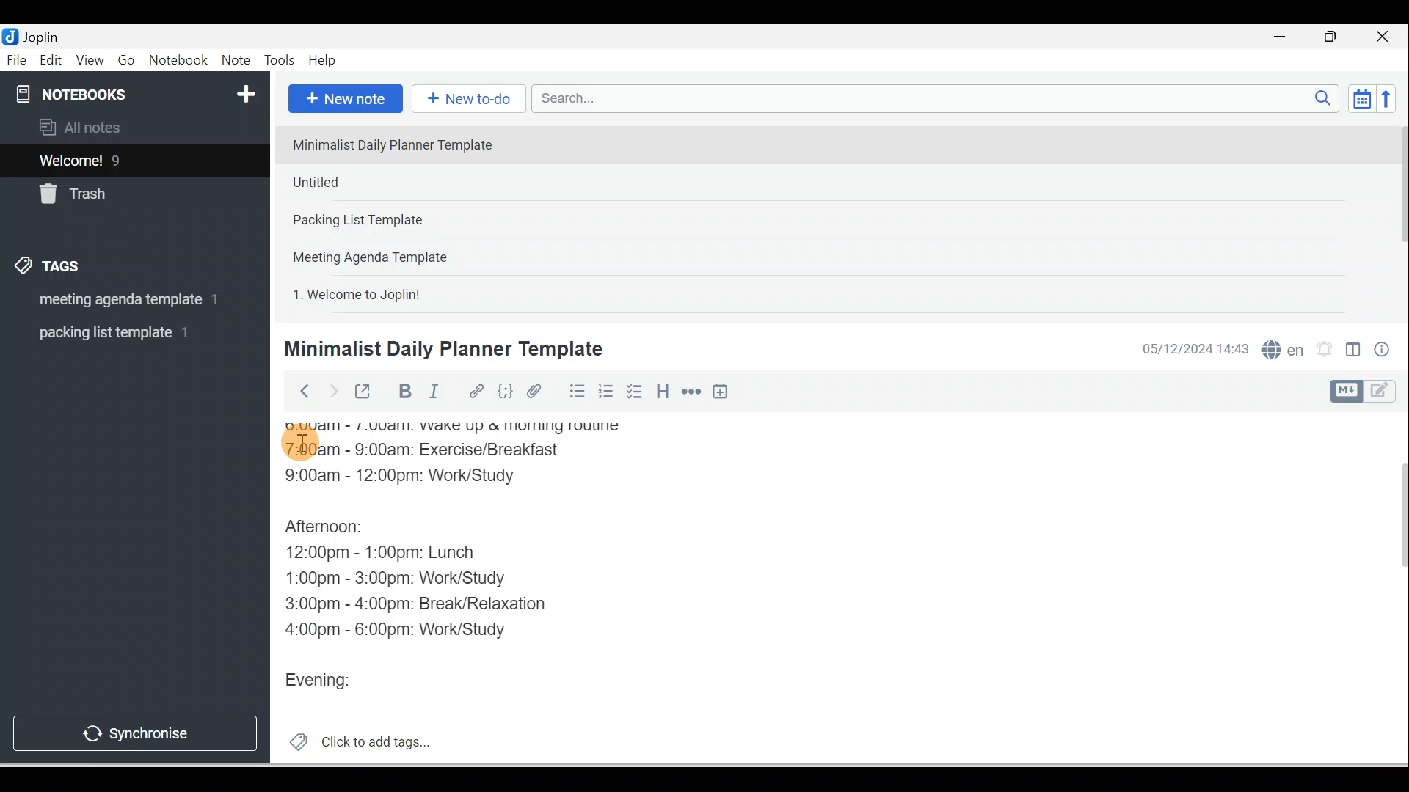 Image resolution: width=1409 pixels, height=792 pixels. I want to click on Back, so click(298, 391).